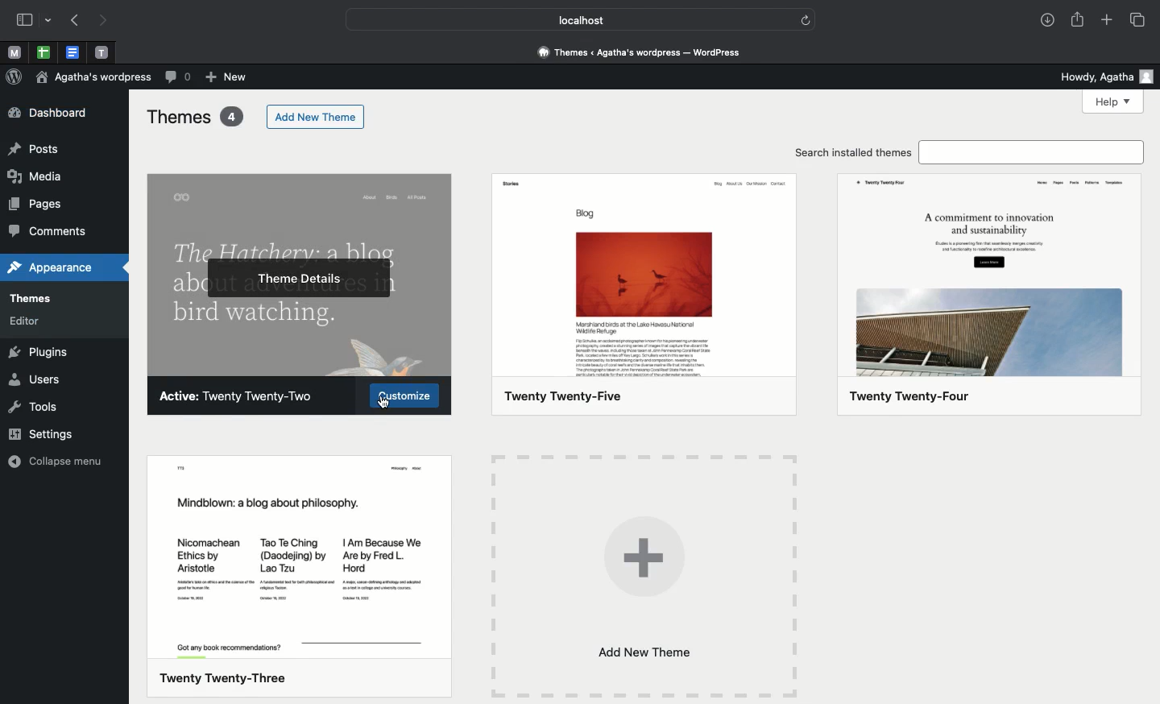  I want to click on Appearance, so click(56, 268).